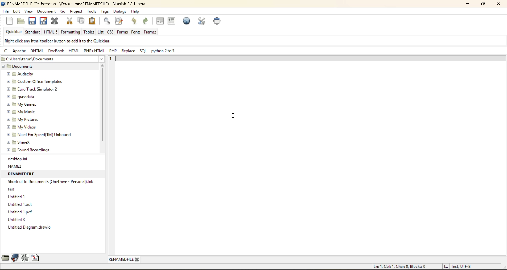  Describe the element at coordinates (234, 117) in the screenshot. I see `cursor` at that location.